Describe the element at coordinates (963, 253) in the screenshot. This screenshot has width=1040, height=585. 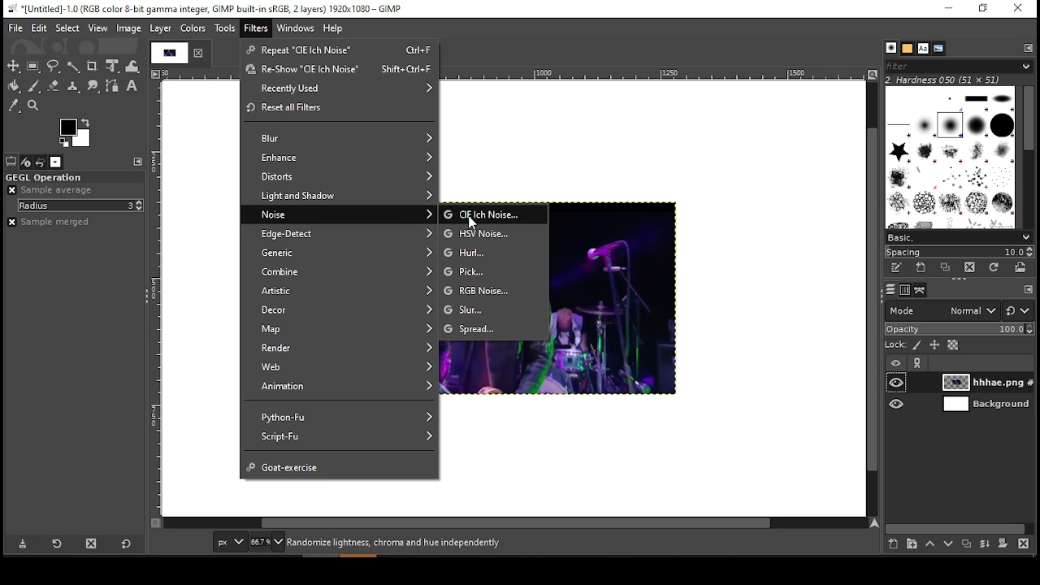
I see `spacing` at that location.